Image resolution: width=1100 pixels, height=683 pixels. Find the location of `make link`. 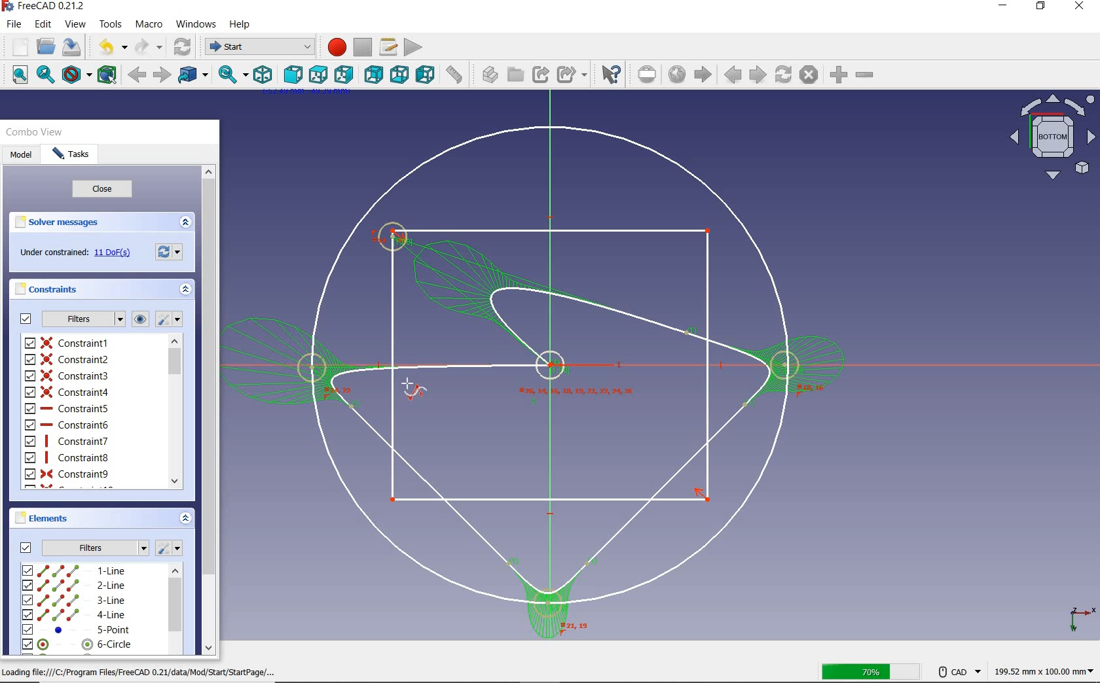

make link is located at coordinates (540, 74).